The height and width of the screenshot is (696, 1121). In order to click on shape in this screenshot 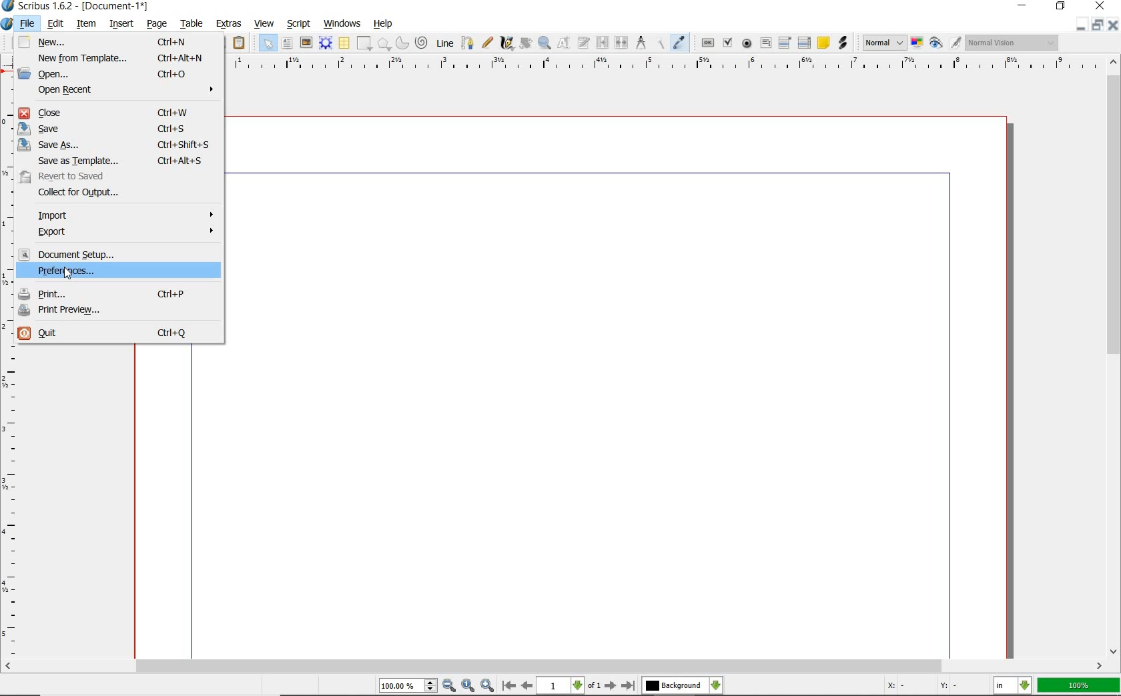, I will do `click(365, 43)`.